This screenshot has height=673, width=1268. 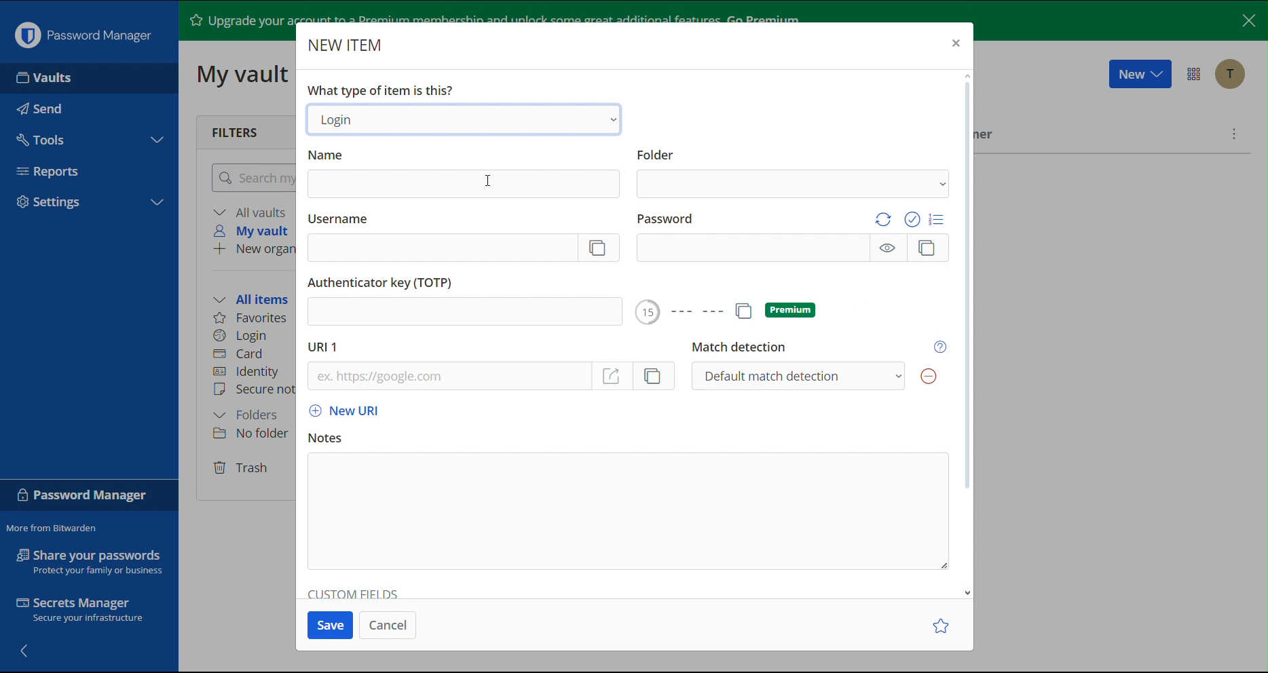 I want to click on Folder, so click(x=791, y=171).